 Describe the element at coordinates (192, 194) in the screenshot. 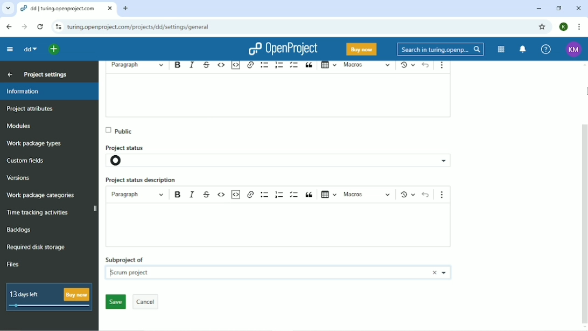

I see `Italic` at that location.